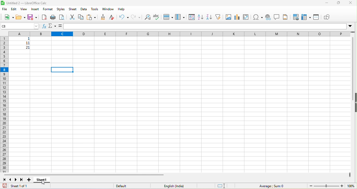 The image size is (357, 189). Describe the element at coordinates (45, 183) in the screenshot. I see `cursor` at that location.